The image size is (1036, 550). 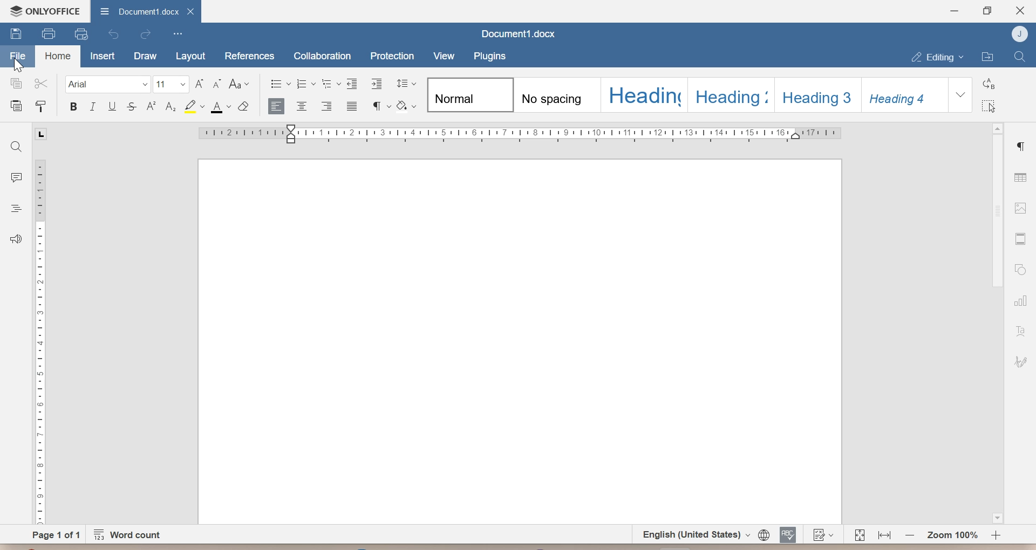 I want to click on File, so click(x=19, y=53).